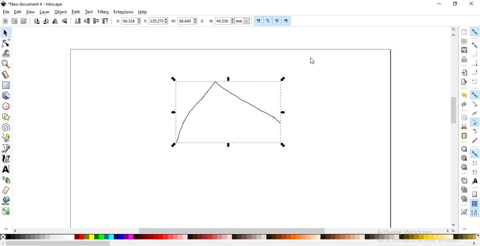 The width and height of the screenshot is (480, 246). What do you see at coordinates (454, 111) in the screenshot?
I see `scrollbar` at bounding box center [454, 111].